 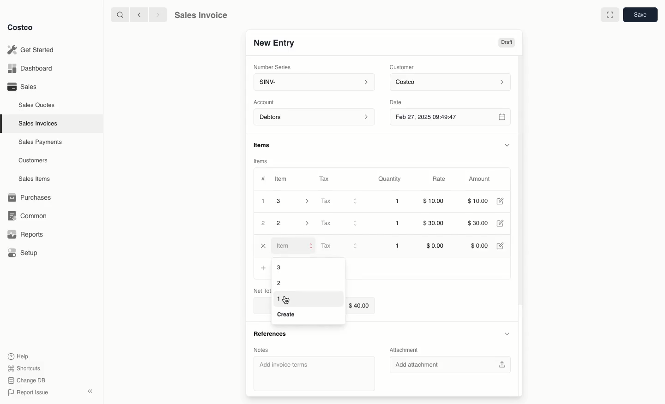 I want to click on 3, so click(x=296, y=201).